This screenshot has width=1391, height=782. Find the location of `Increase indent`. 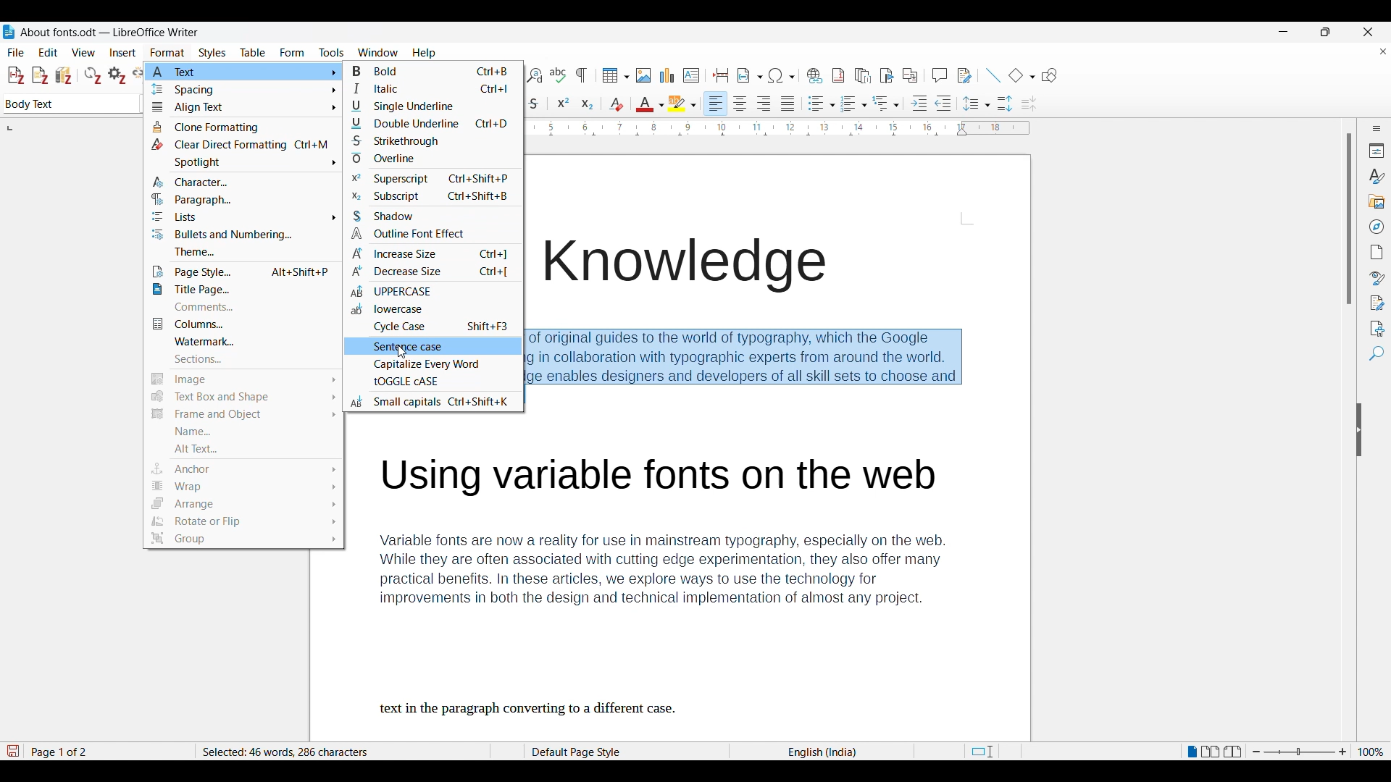

Increase indent is located at coordinates (919, 103).